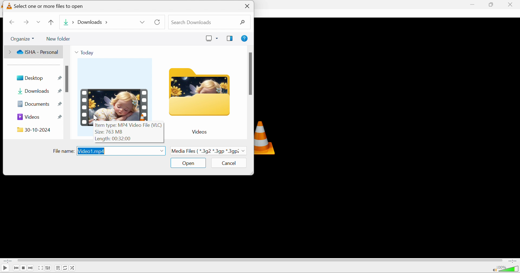 Image resolution: width=520 pixels, height=273 pixels. Describe the element at coordinates (142, 22) in the screenshot. I see `Drop down` at that location.